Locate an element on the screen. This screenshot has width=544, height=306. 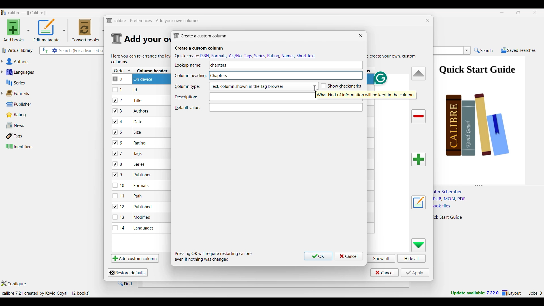
Languages is located at coordinates (43, 72).